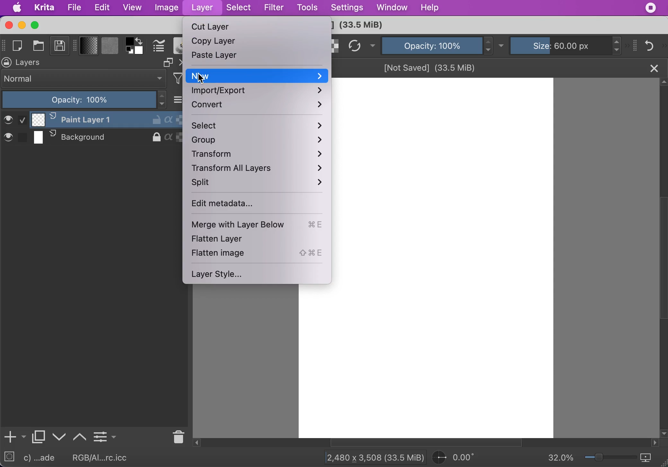 The height and width of the screenshot is (467, 668). Describe the element at coordinates (650, 458) in the screenshot. I see `map the display canvas size between pixel size or print size` at that location.